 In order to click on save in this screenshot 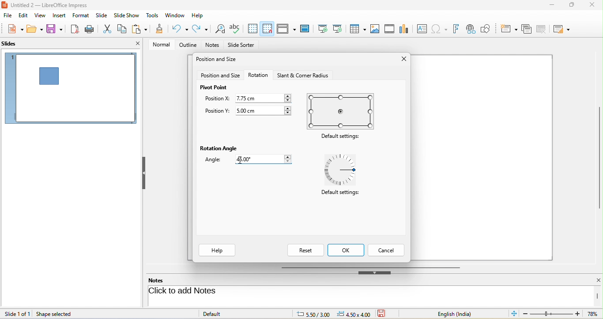, I will do `click(384, 314)`.